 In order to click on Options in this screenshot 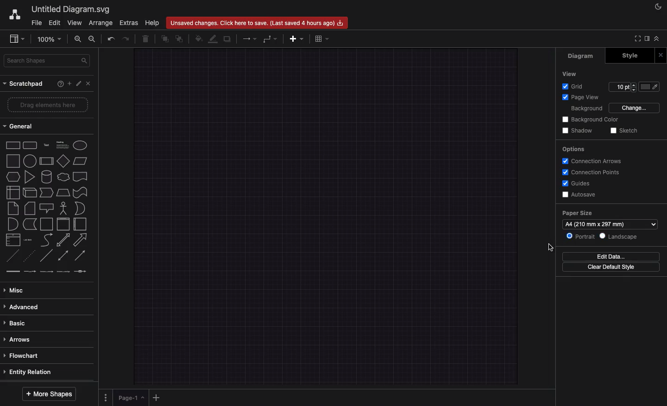, I will do `click(574, 149)`.